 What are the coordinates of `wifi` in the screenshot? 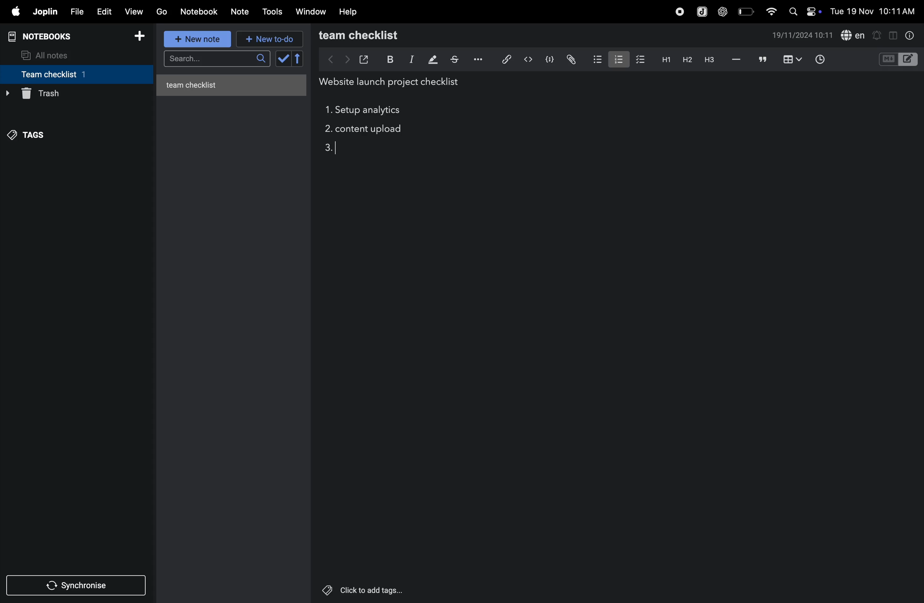 It's located at (769, 11).